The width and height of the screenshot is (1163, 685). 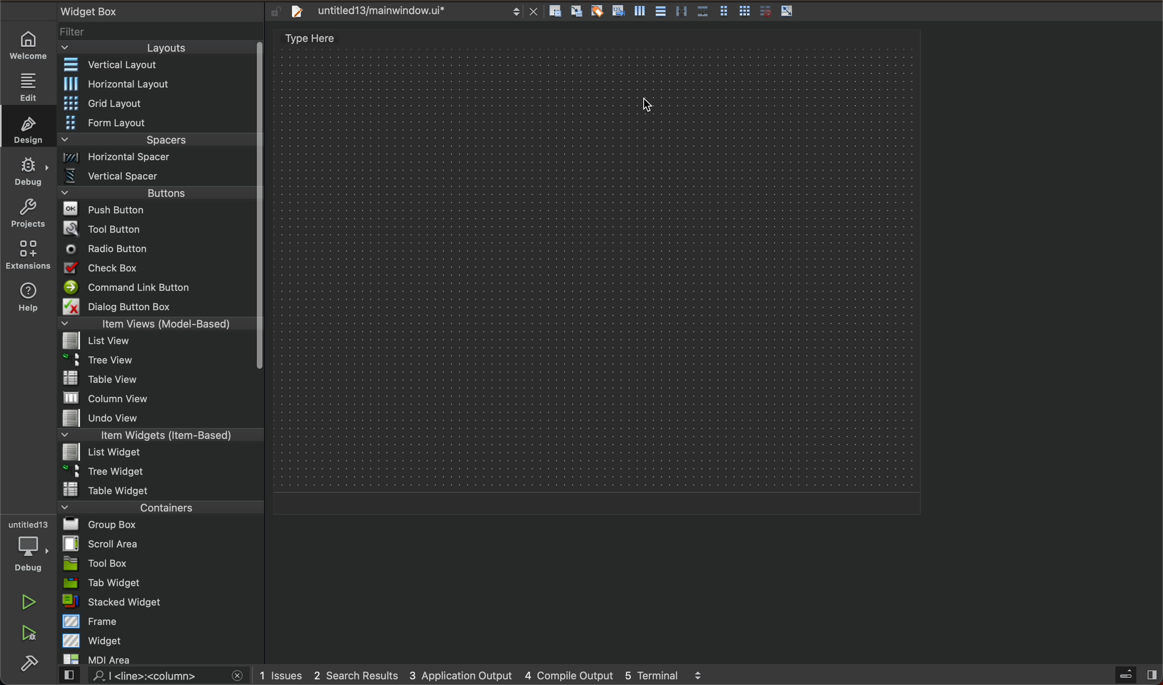 What do you see at coordinates (158, 324) in the screenshot?
I see `items view` at bounding box center [158, 324].